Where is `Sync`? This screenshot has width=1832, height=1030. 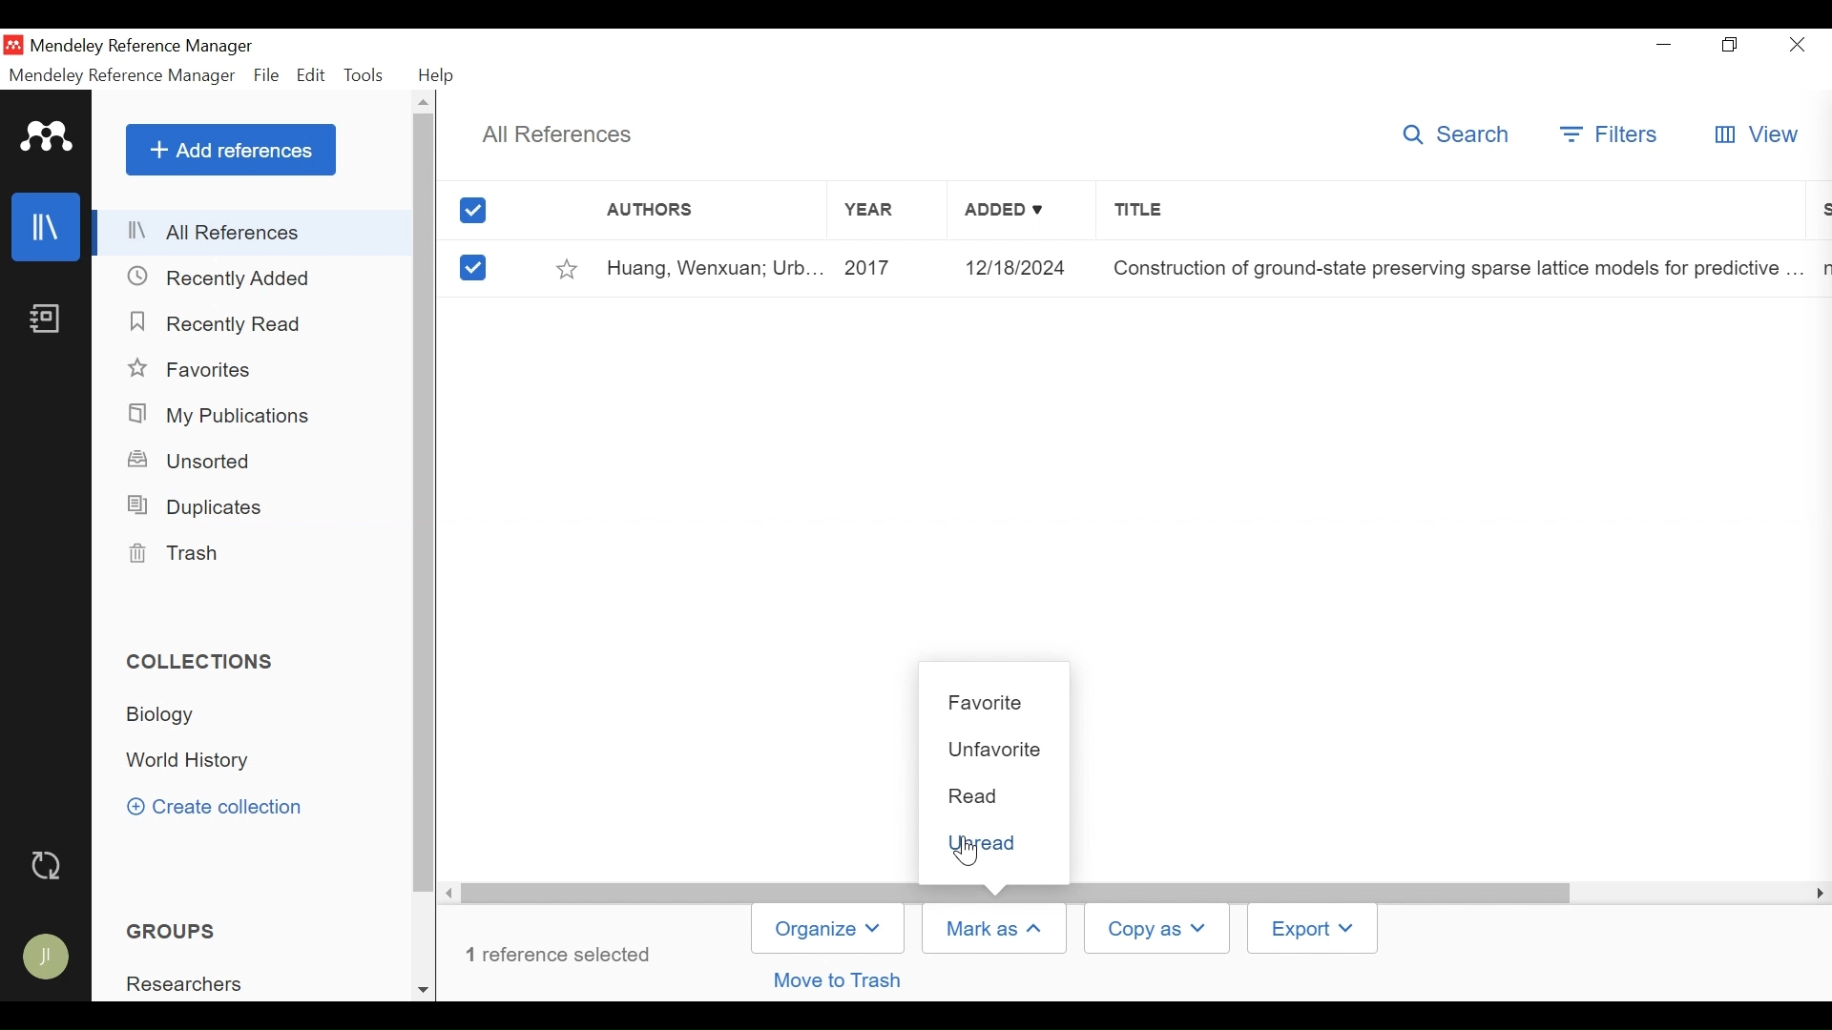
Sync is located at coordinates (49, 868).